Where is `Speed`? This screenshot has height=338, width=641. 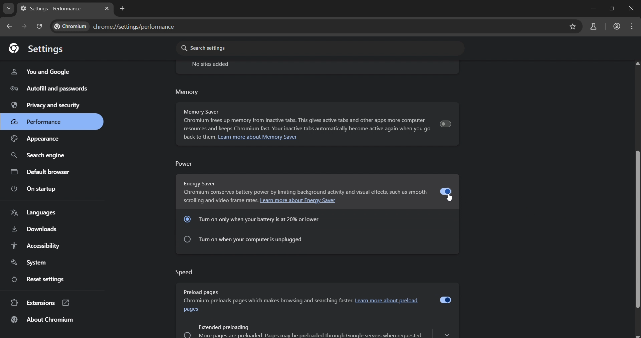
Speed is located at coordinates (186, 272).